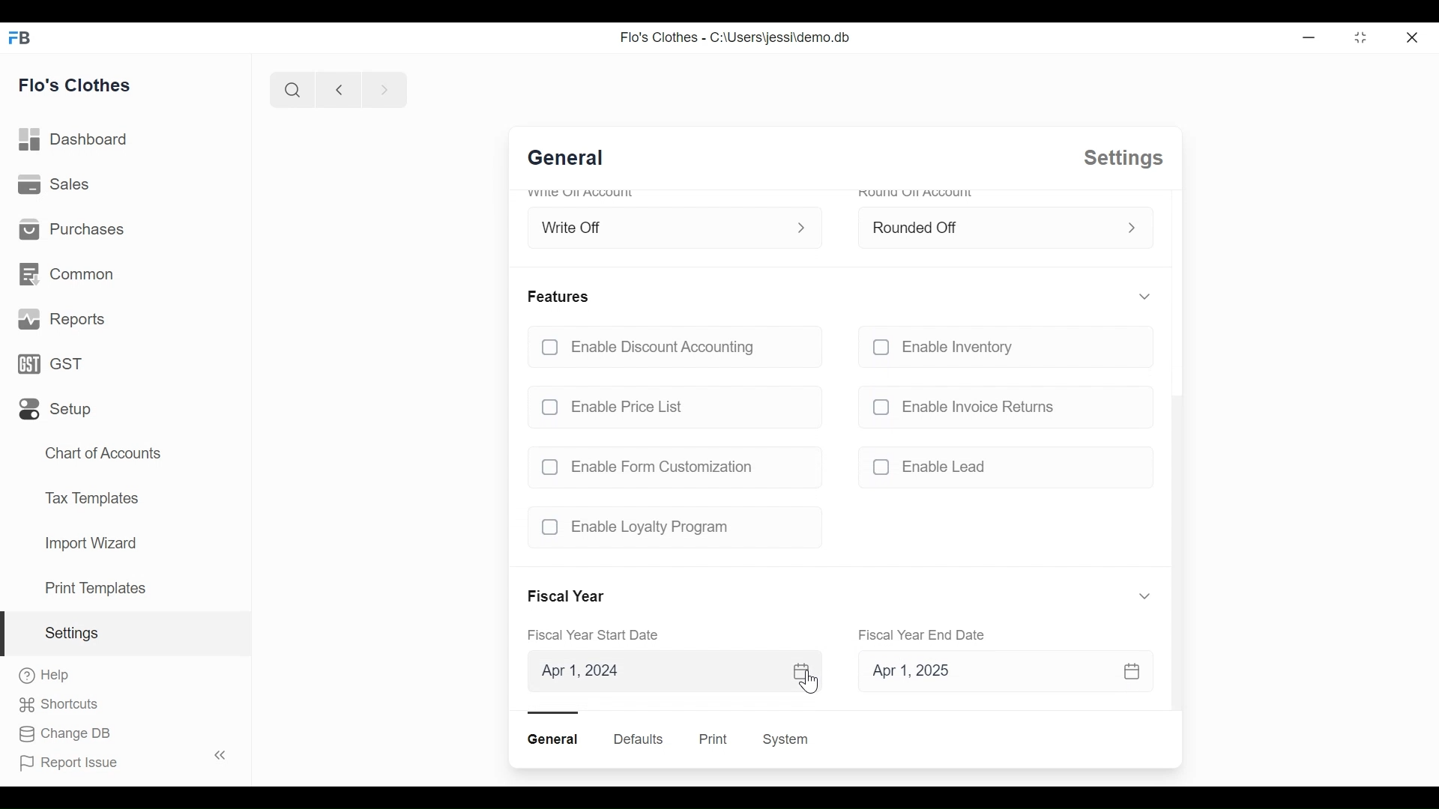 This screenshot has width=1439, height=809. I want to click on Flo's Clothes - C:\Users\jessi\demo.db, so click(734, 37).